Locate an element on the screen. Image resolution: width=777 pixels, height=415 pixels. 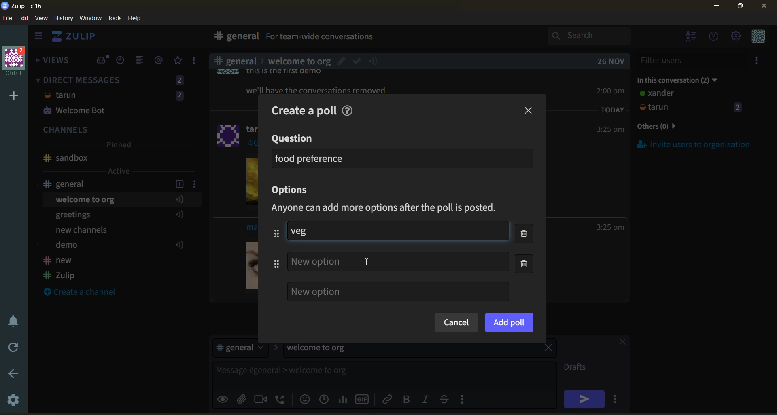
cursor is located at coordinates (369, 261).